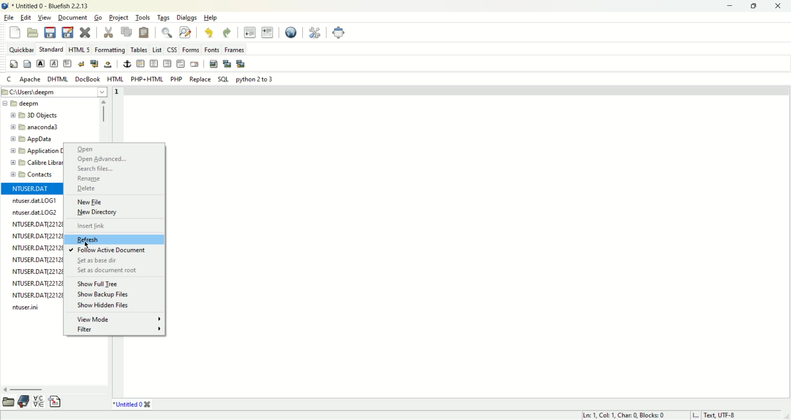  What do you see at coordinates (731, 415) in the screenshot?
I see `character encoding` at bounding box center [731, 415].